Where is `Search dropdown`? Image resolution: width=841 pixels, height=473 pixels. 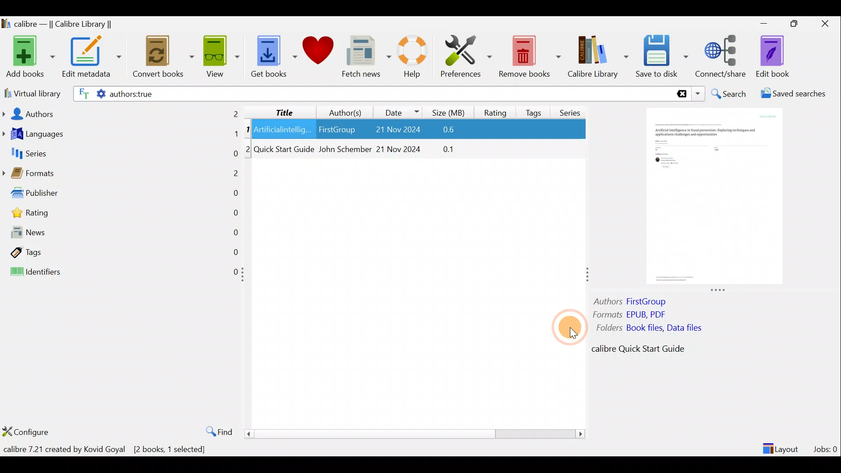 Search dropdown is located at coordinates (699, 94).